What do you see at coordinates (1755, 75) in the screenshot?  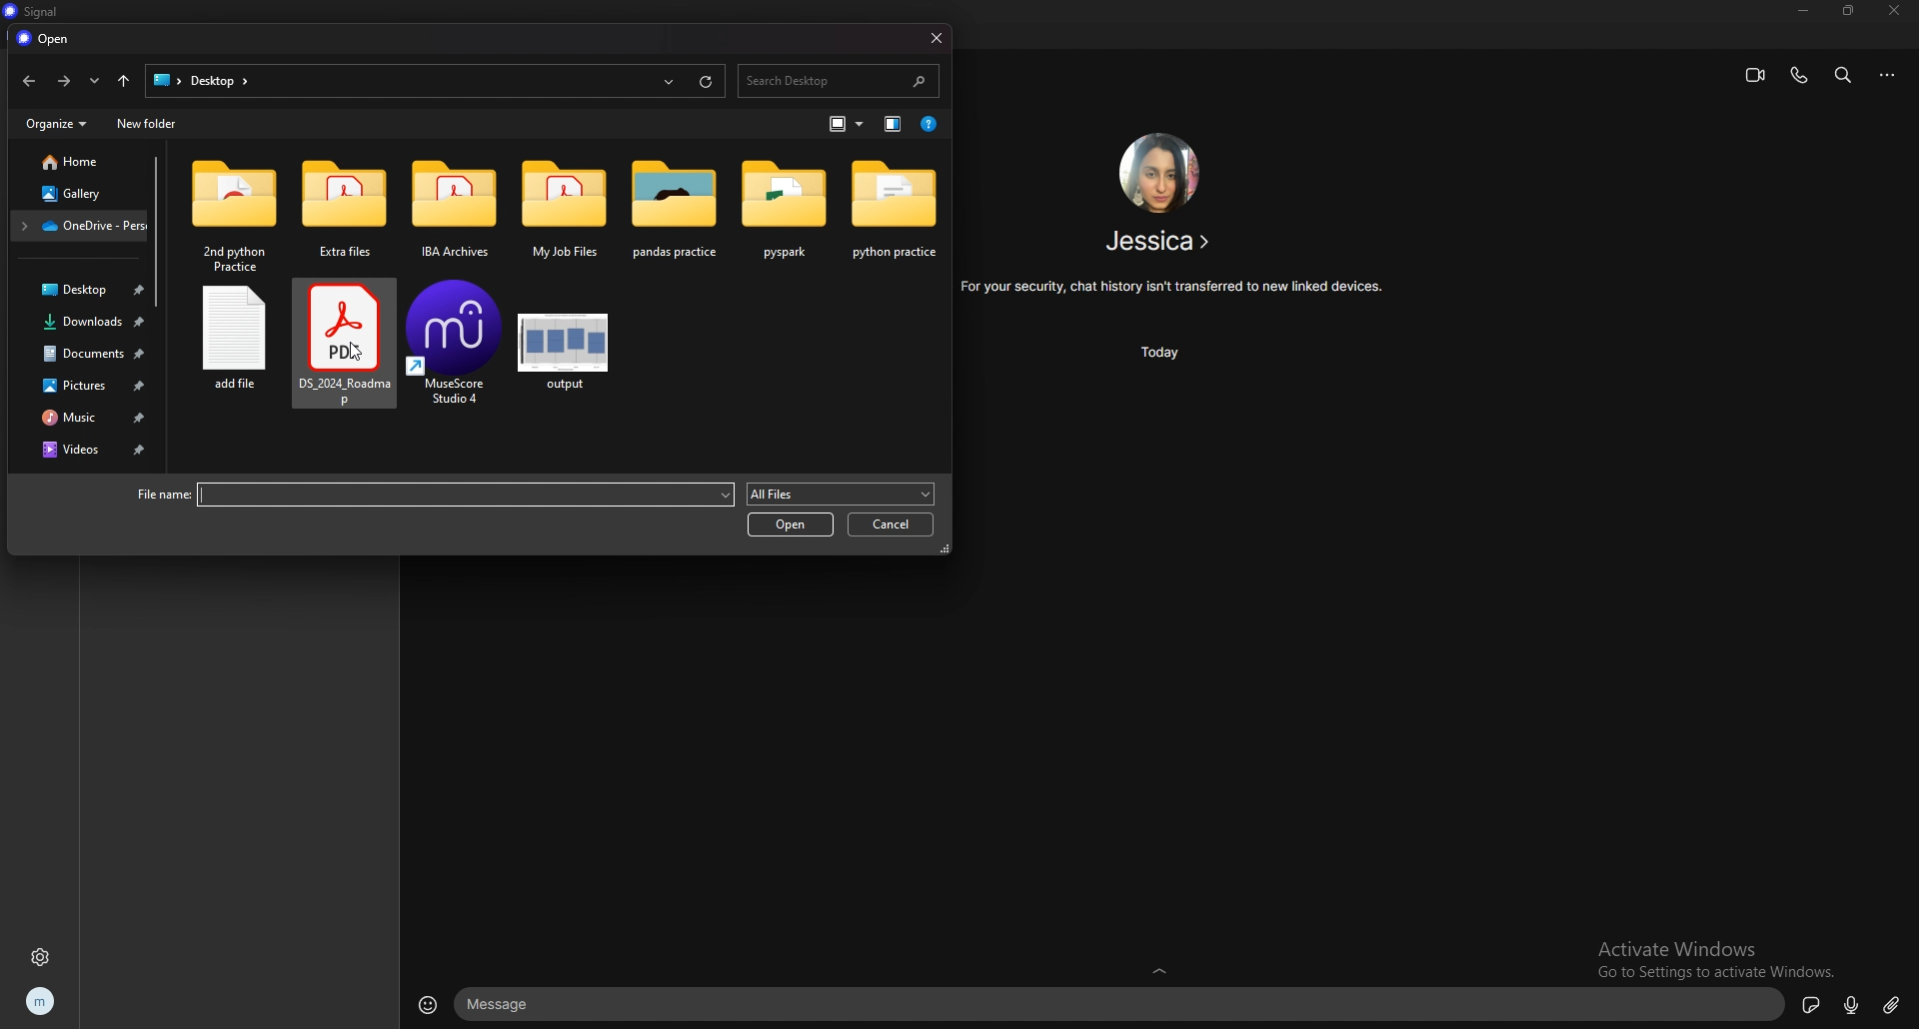 I see `video call` at bounding box center [1755, 75].